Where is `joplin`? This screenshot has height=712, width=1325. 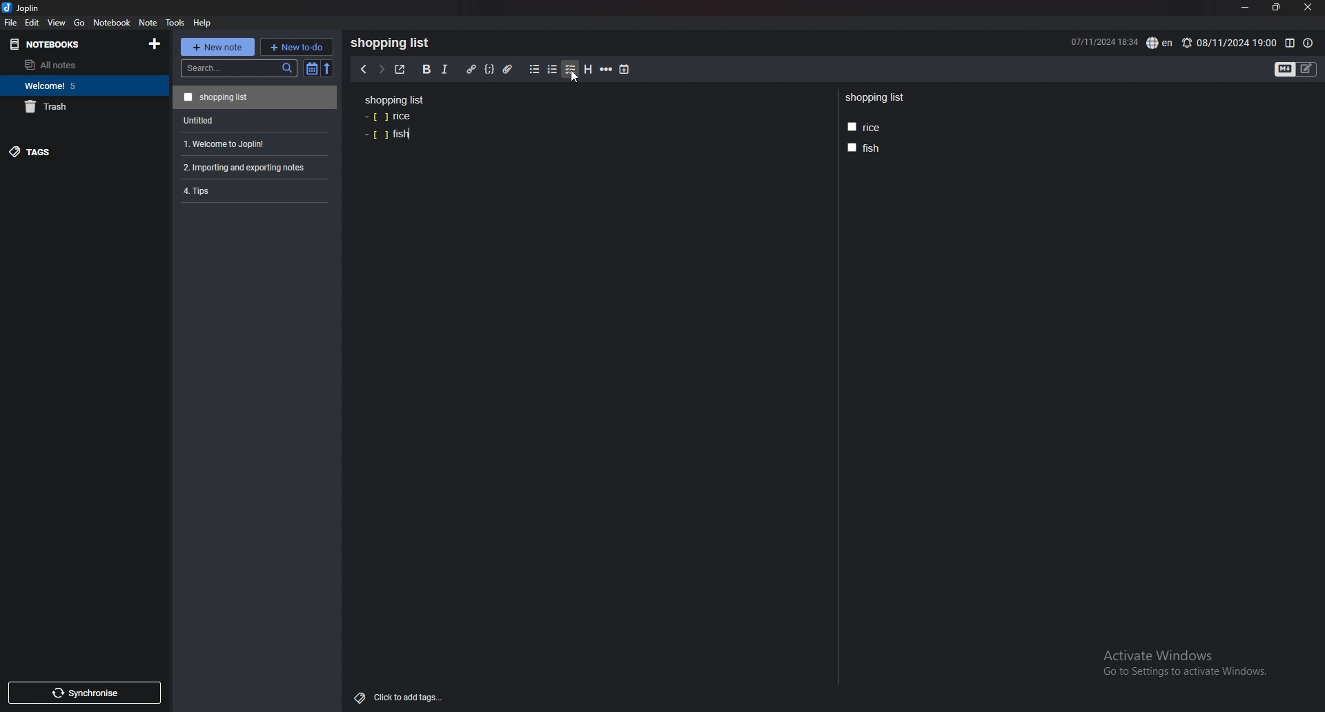
joplin is located at coordinates (23, 8).